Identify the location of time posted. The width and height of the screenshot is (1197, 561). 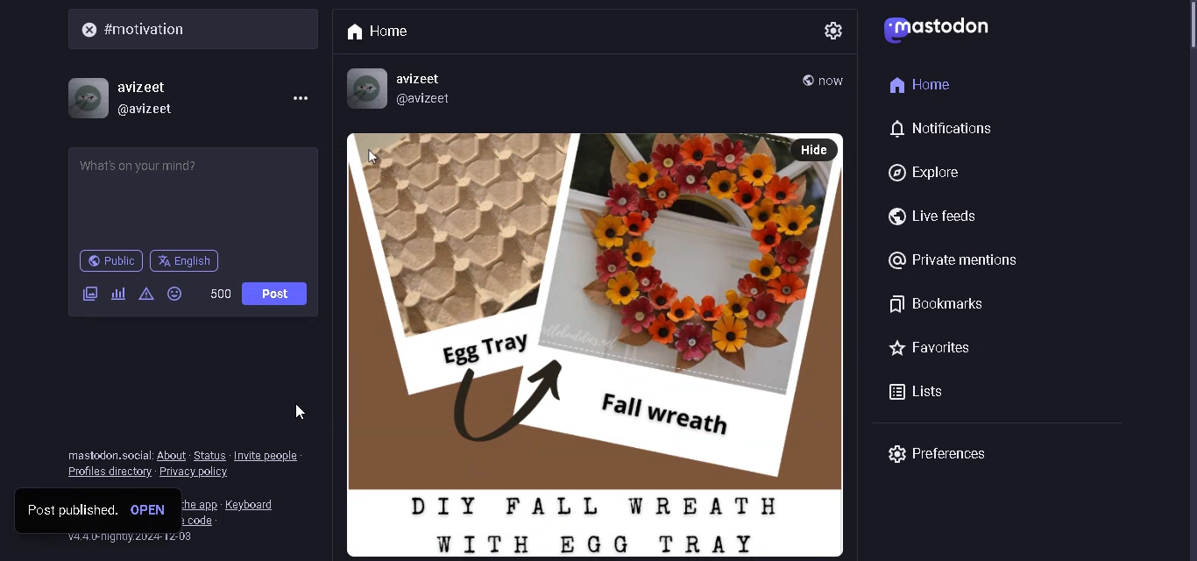
(832, 80).